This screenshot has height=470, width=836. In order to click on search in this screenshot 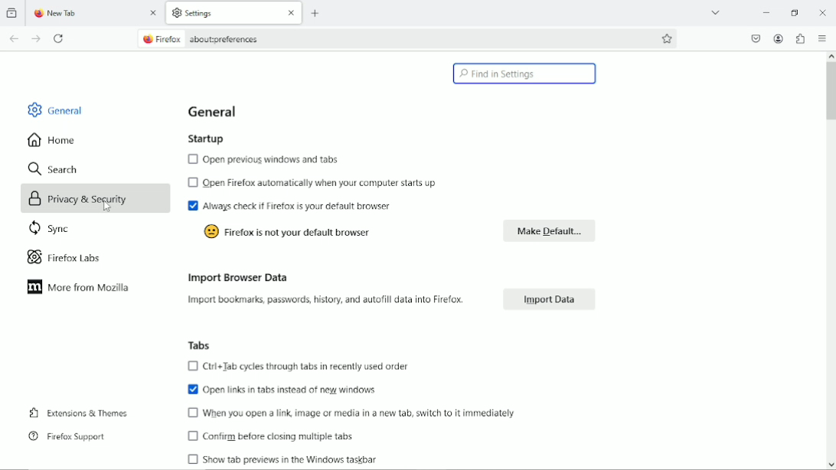, I will do `click(54, 168)`.